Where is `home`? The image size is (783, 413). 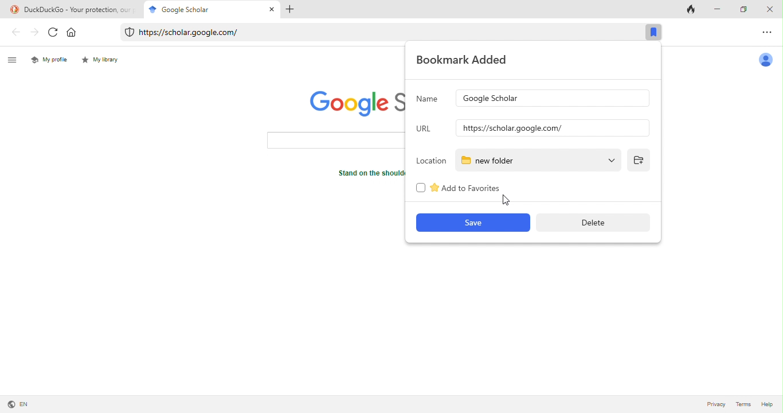 home is located at coordinates (76, 33).